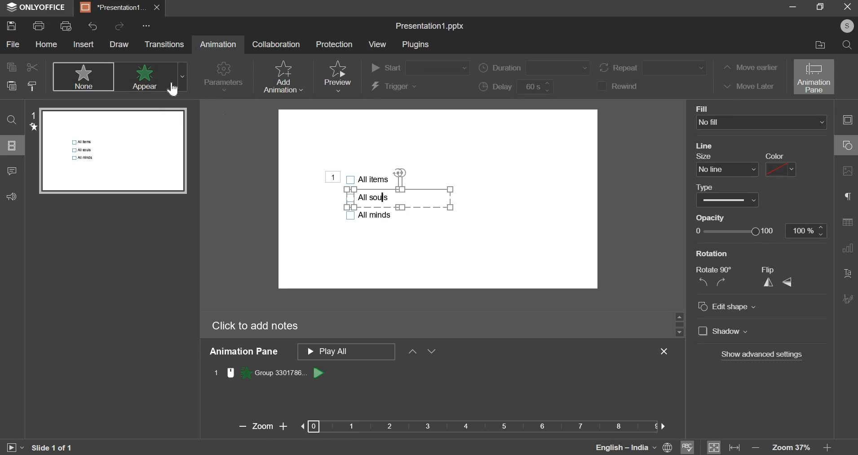  Describe the element at coordinates (747, 85) in the screenshot. I see `move later` at that location.